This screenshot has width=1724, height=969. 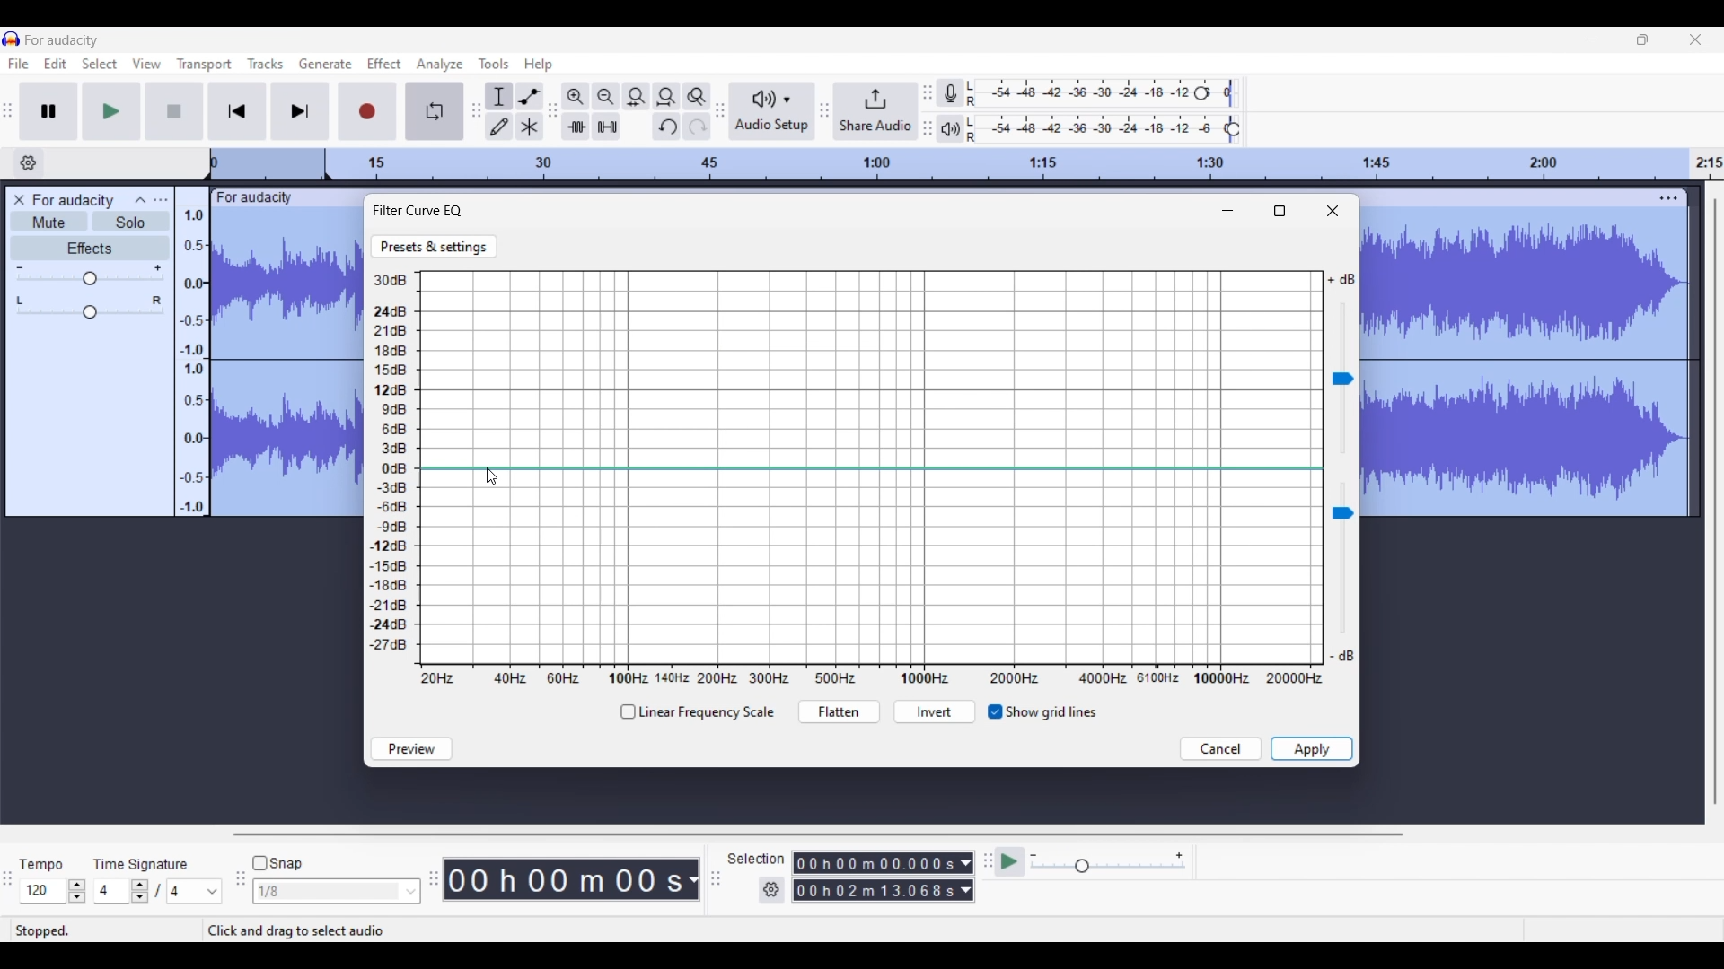 I want to click on Draw tool, so click(x=499, y=127).